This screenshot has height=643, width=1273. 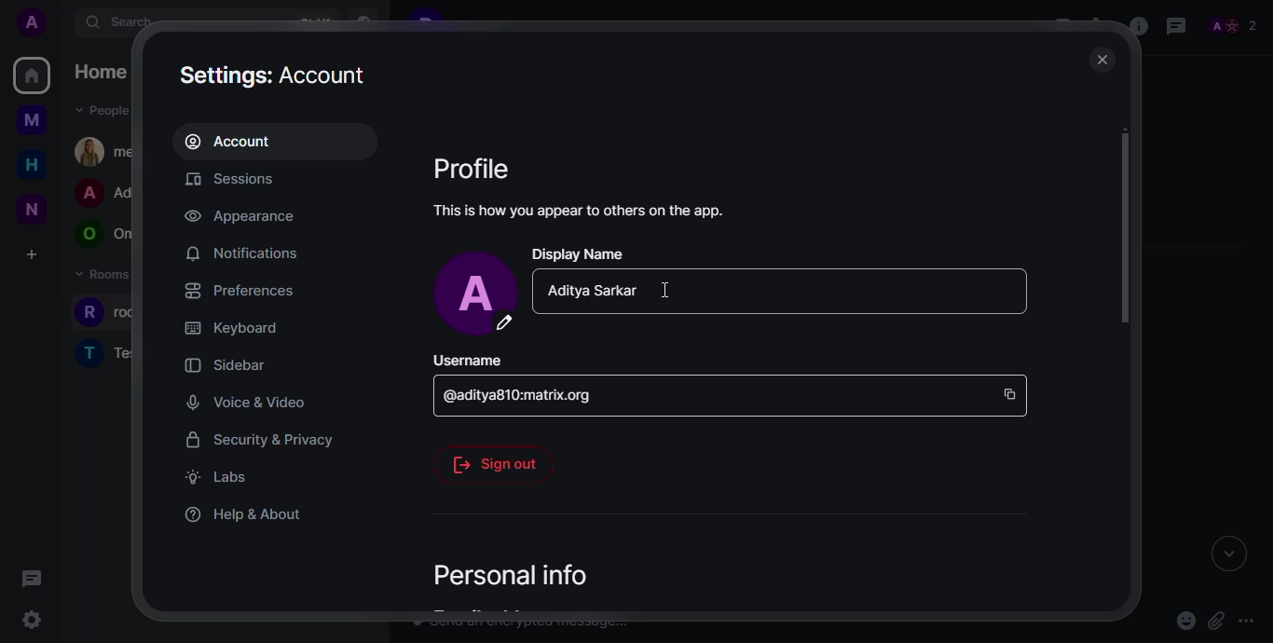 I want to click on sig out, so click(x=496, y=463).